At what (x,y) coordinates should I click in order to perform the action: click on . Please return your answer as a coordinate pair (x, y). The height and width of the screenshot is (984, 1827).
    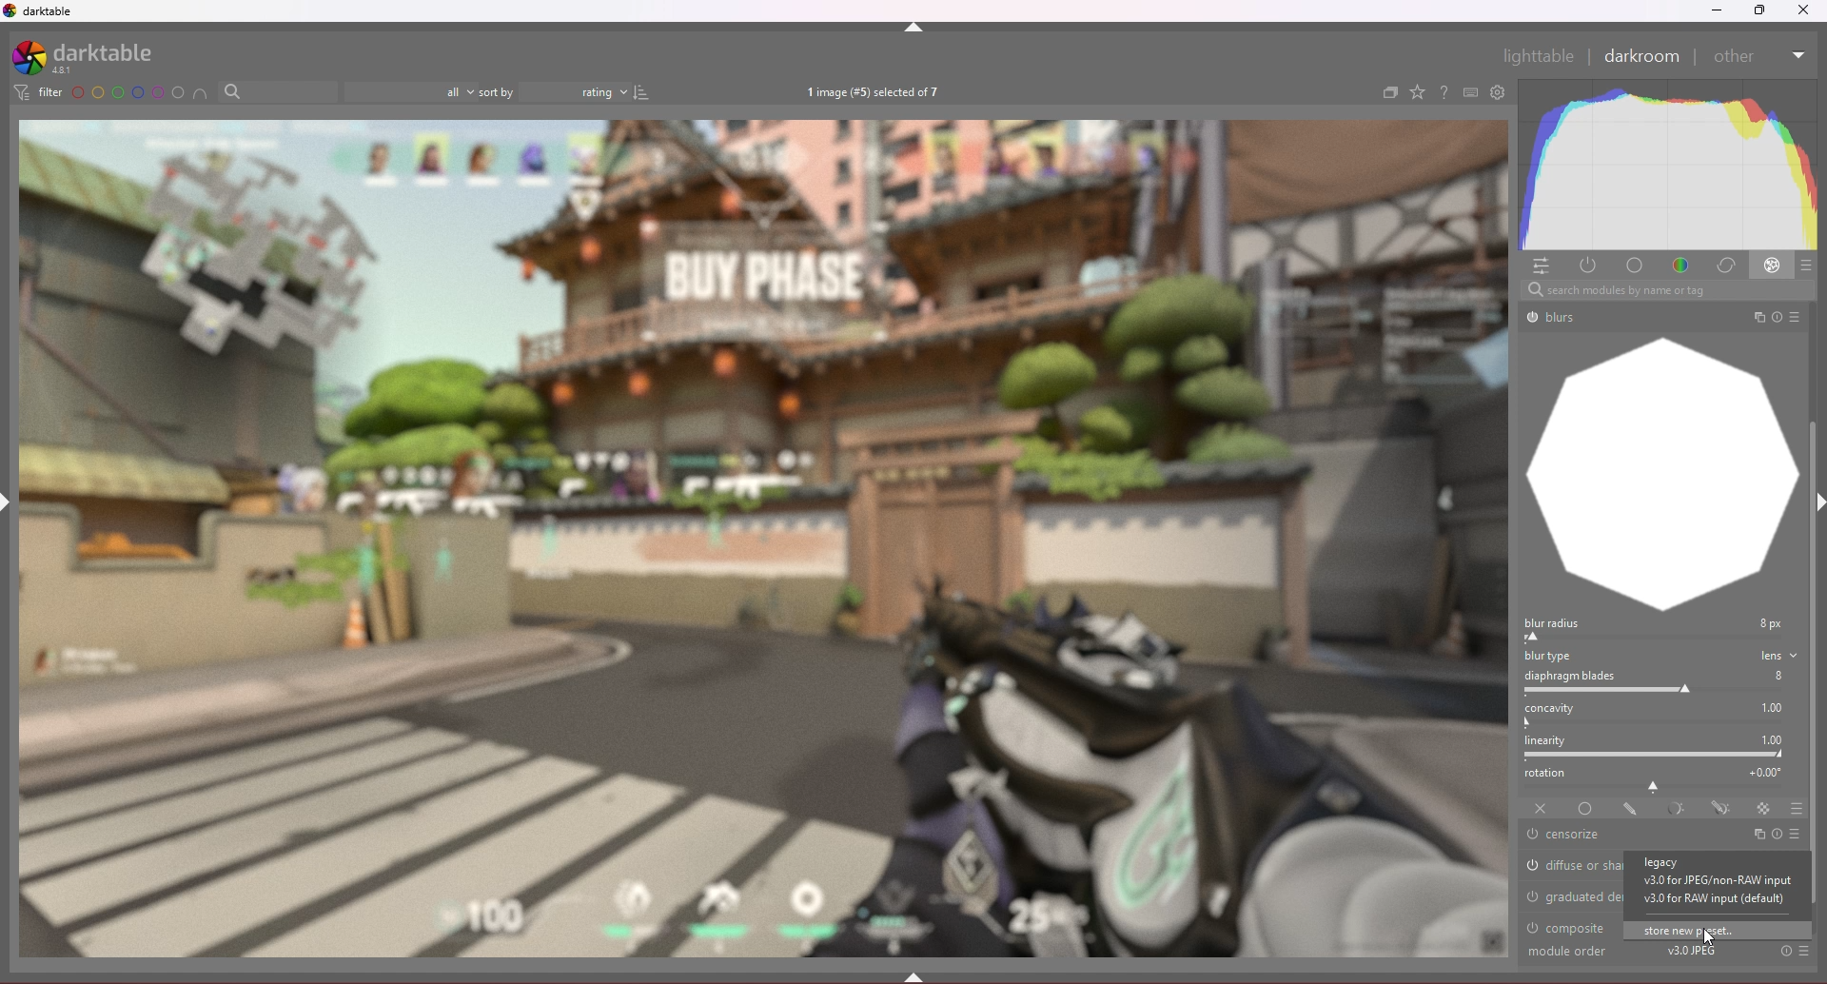
    Looking at the image, I should click on (1781, 318).